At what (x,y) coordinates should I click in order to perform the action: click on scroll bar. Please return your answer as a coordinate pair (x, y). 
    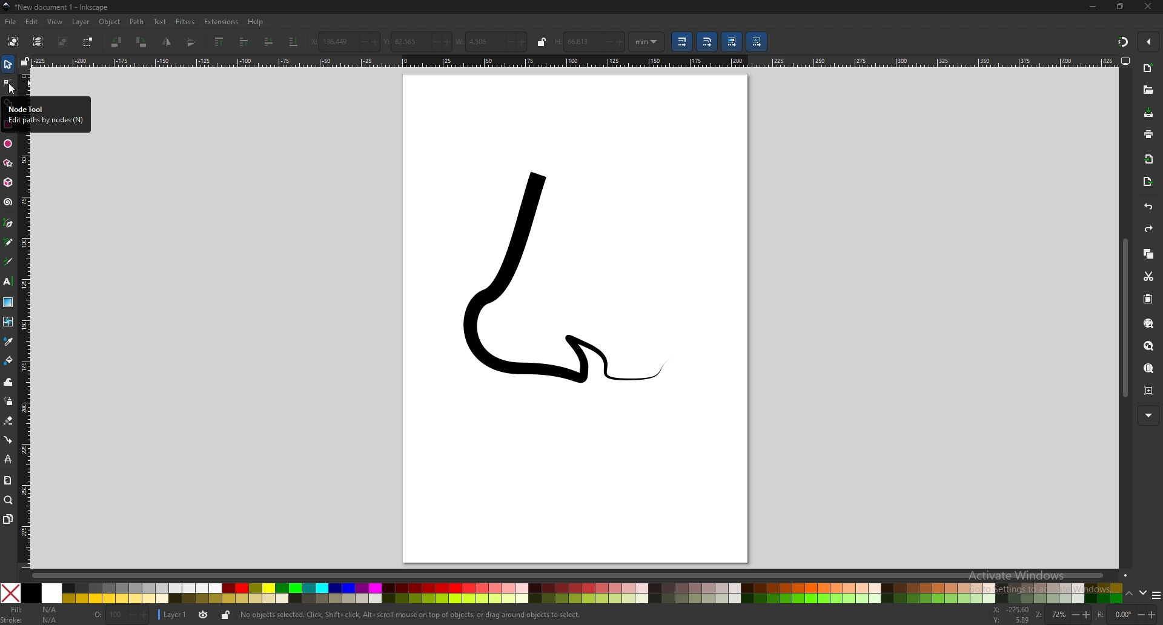
    Looking at the image, I should click on (568, 576).